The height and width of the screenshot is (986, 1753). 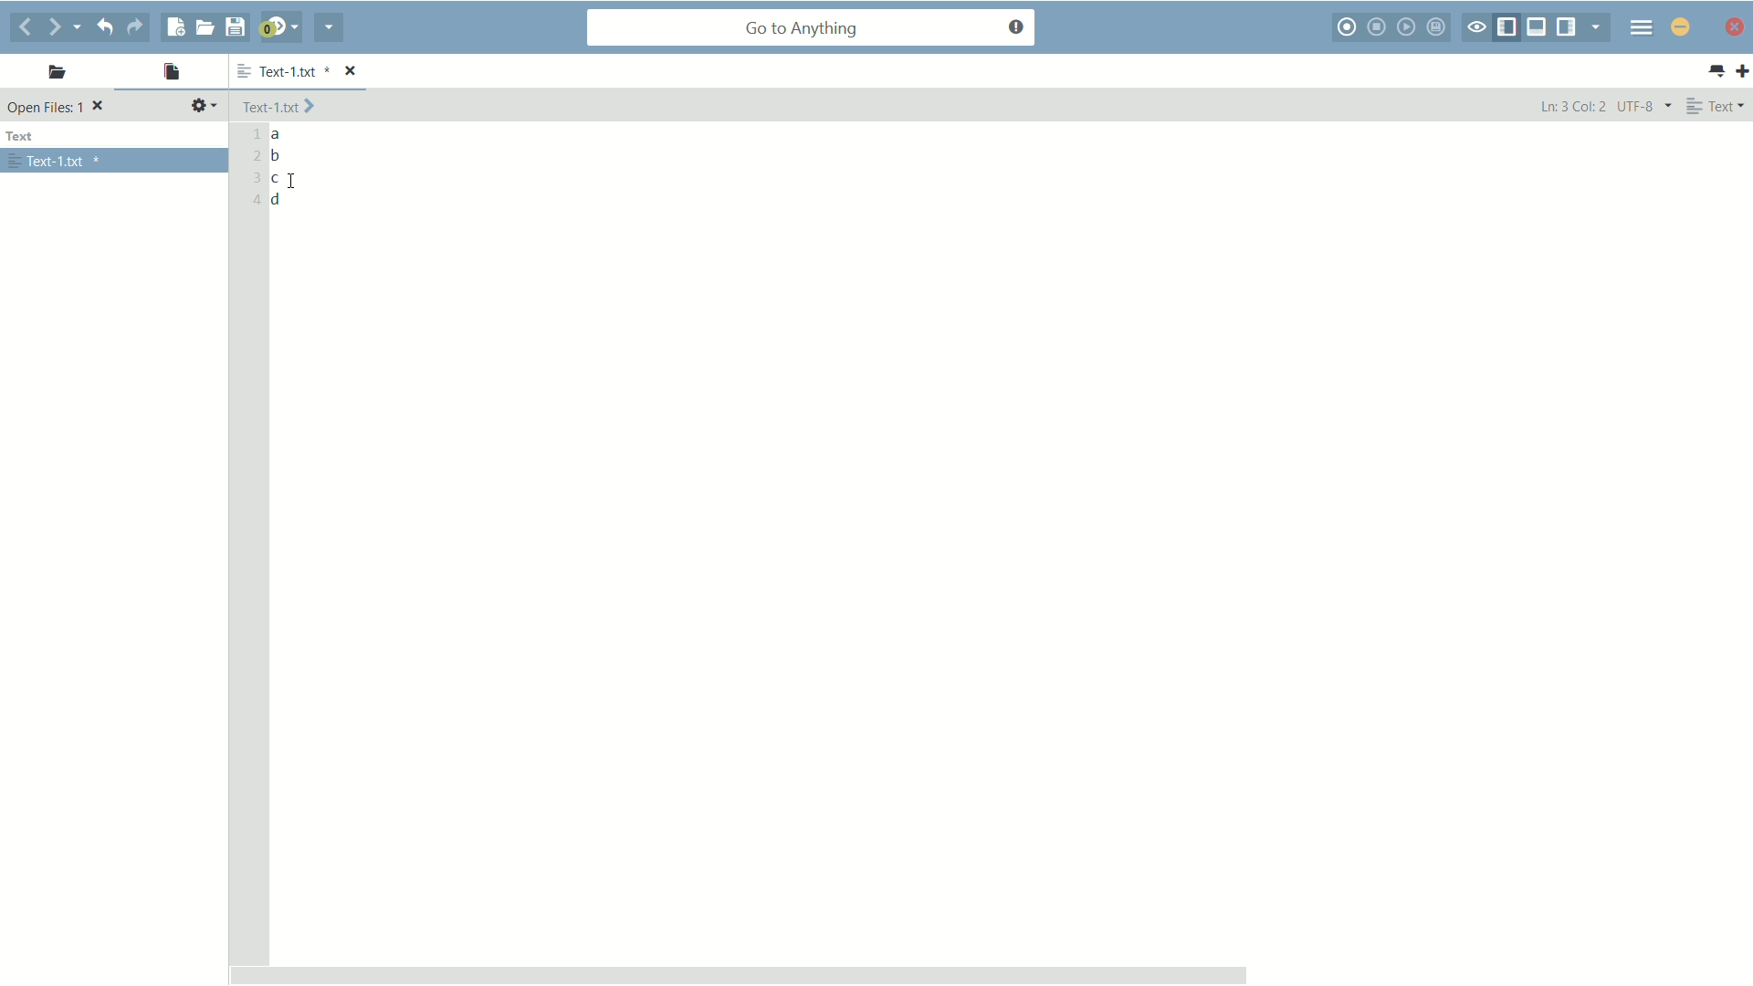 I want to click on go forward, so click(x=56, y=28).